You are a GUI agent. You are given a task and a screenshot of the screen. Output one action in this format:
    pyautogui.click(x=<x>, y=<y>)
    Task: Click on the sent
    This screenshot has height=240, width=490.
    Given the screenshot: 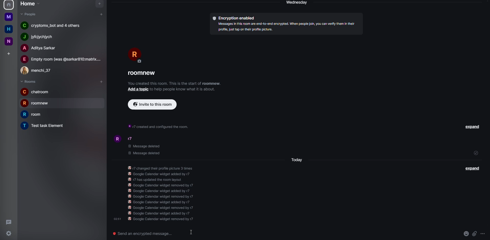 What is the action you would take?
    pyautogui.click(x=476, y=153)
    